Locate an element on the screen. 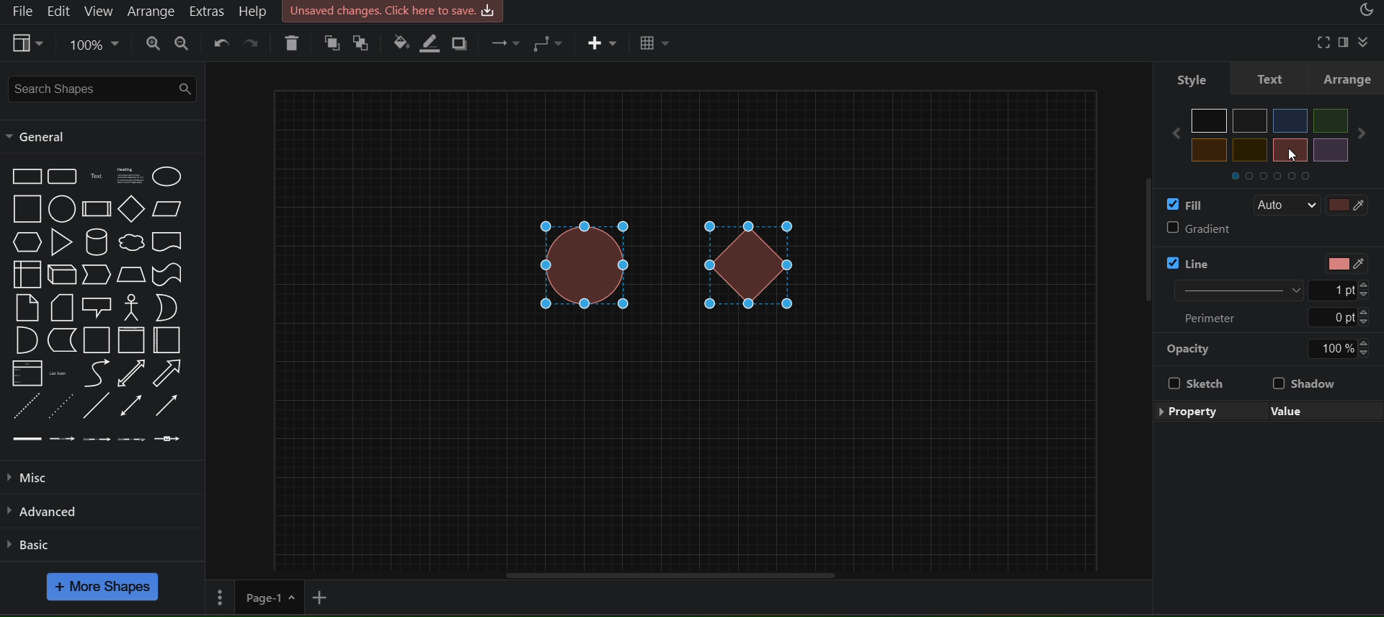  Directional Arrow is located at coordinates (167, 404).